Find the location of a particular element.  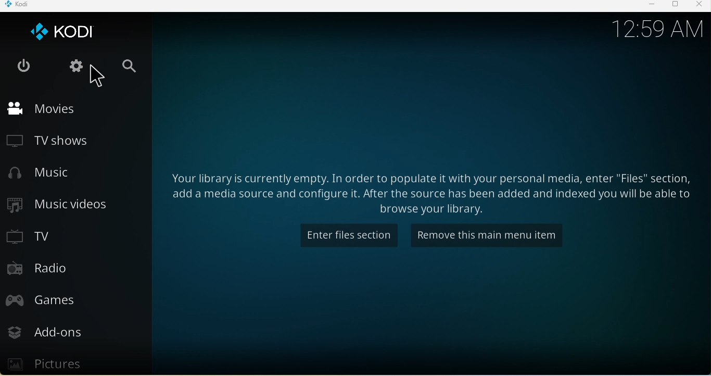

Games is located at coordinates (48, 300).